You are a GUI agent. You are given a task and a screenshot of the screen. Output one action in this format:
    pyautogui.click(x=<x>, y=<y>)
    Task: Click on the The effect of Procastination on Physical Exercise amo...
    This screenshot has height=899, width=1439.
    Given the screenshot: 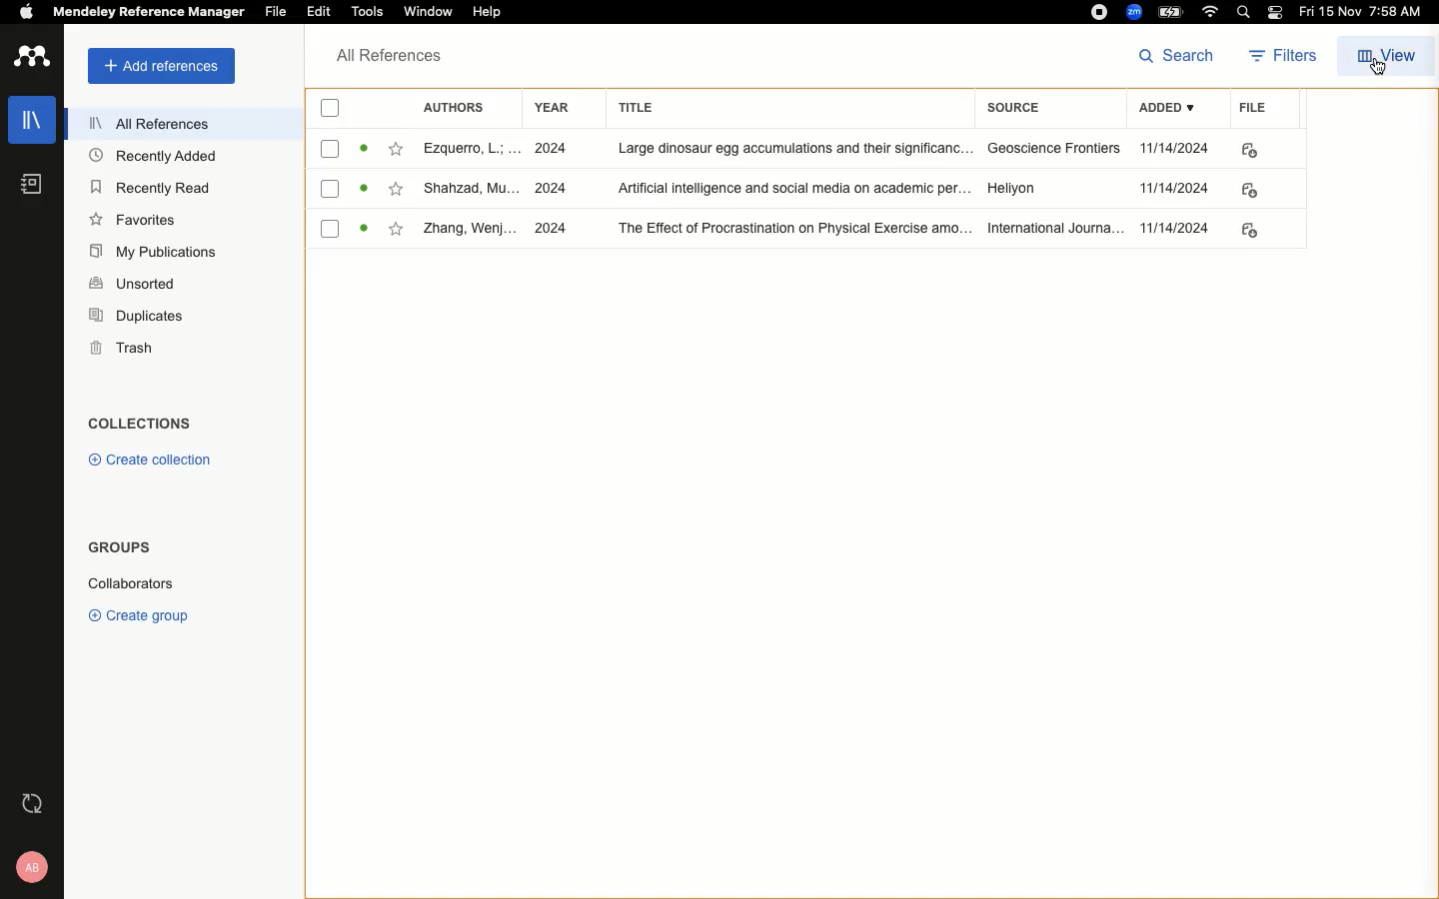 What is the action you would take?
    pyautogui.click(x=784, y=228)
    